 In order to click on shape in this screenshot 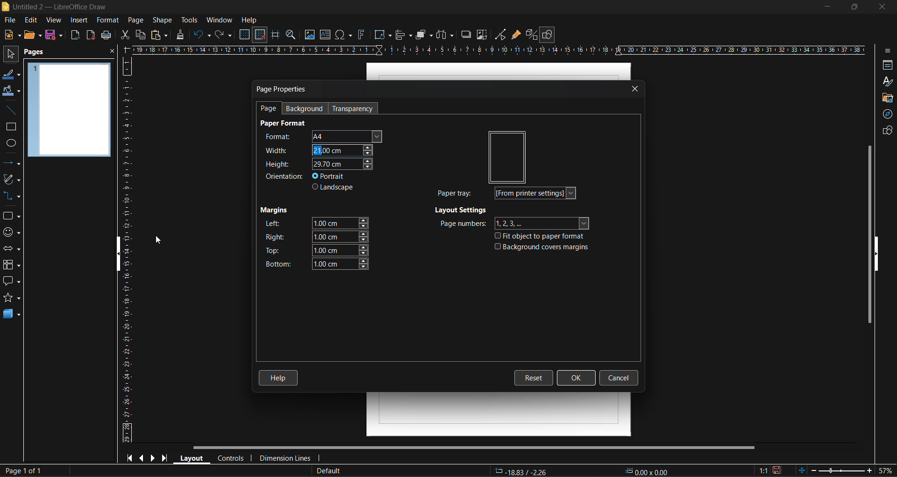, I will do `click(162, 20)`.